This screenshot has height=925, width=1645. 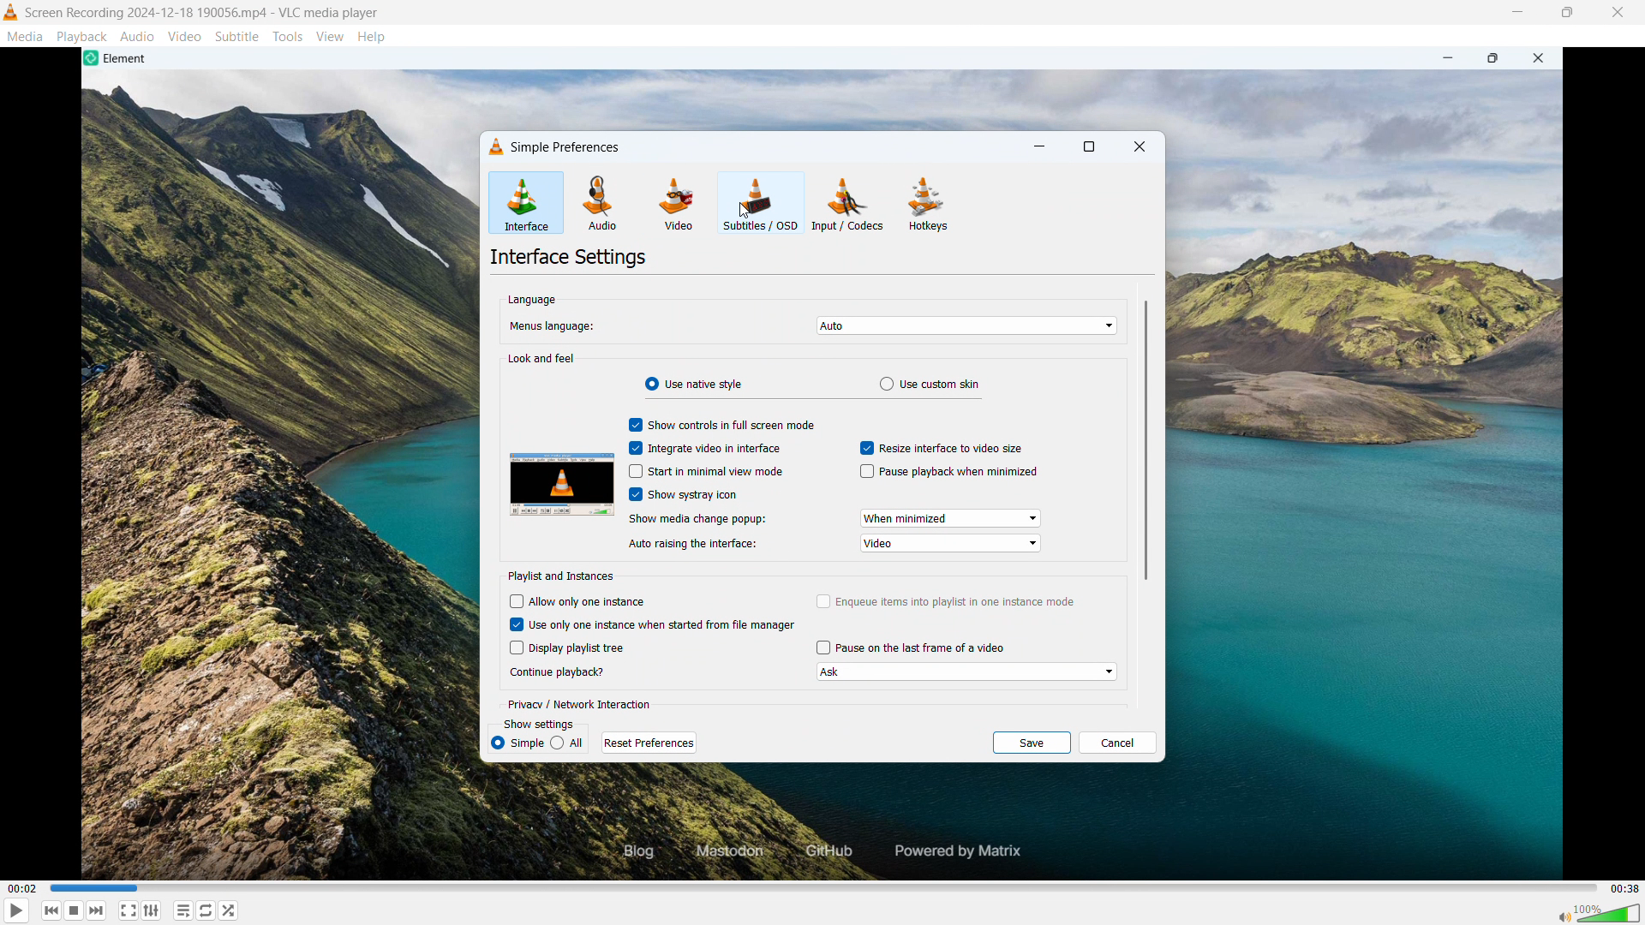 I want to click on Privacy or network interaction , so click(x=578, y=703).